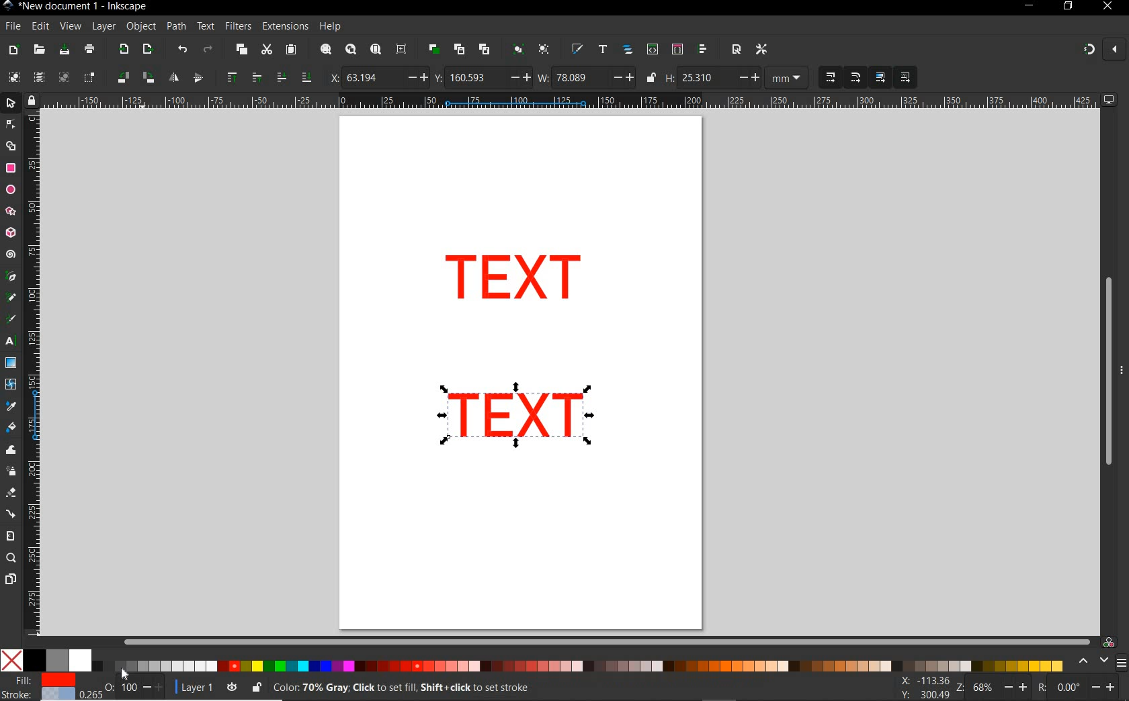  Describe the element at coordinates (134, 78) in the screenshot. I see `object rotate` at that location.